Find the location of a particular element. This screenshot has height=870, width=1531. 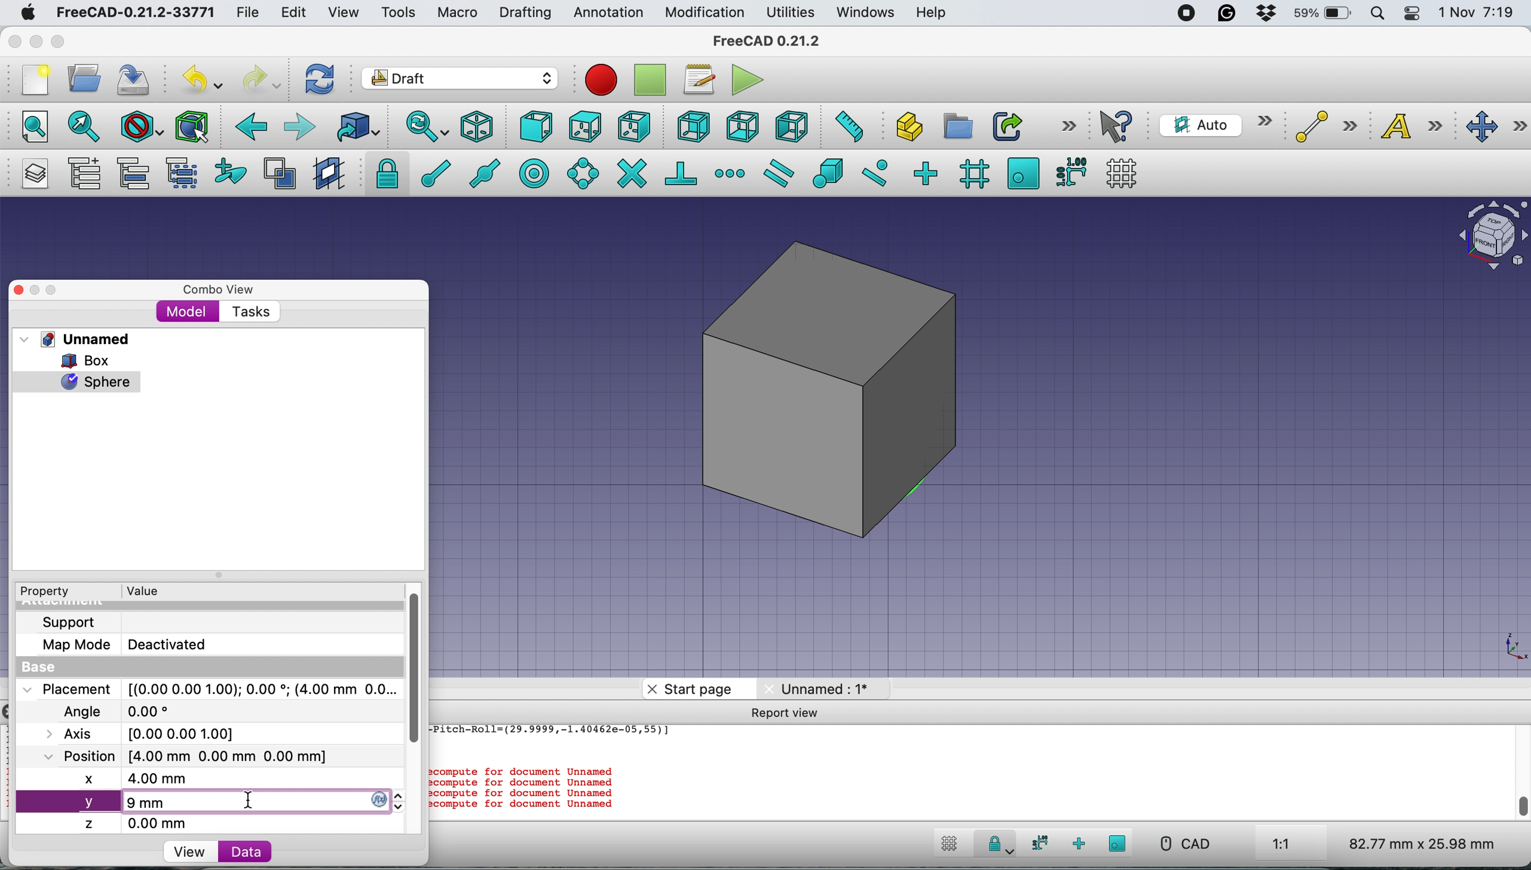

snap extension is located at coordinates (731, 173).